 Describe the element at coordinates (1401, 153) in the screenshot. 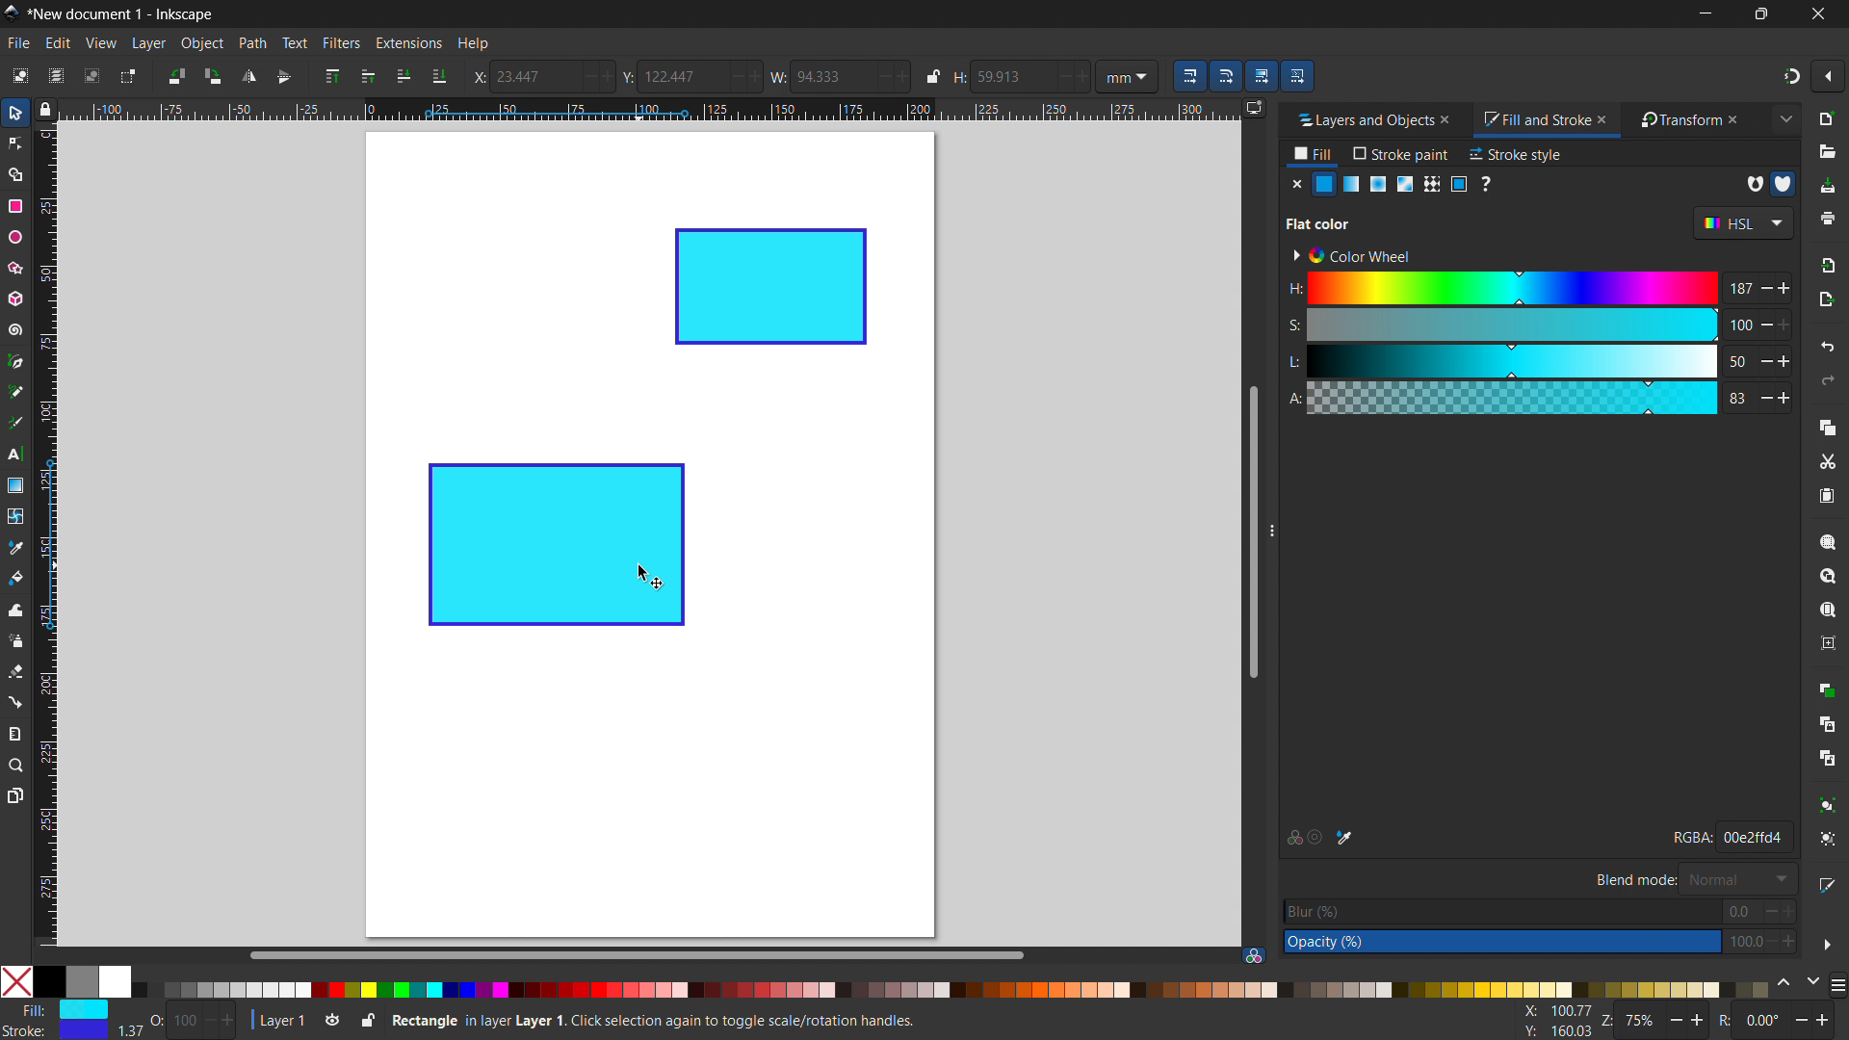

I see `stroke paint` at that location.